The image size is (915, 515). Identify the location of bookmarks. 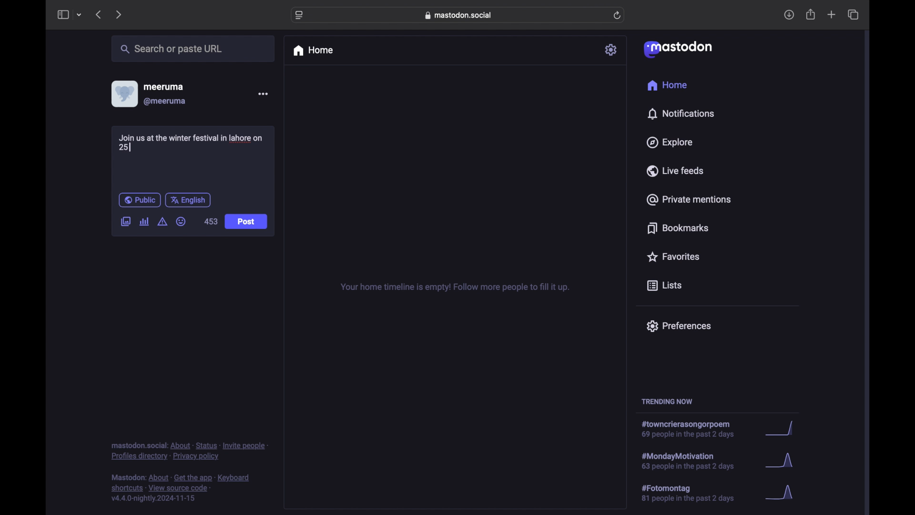
(678, 228).